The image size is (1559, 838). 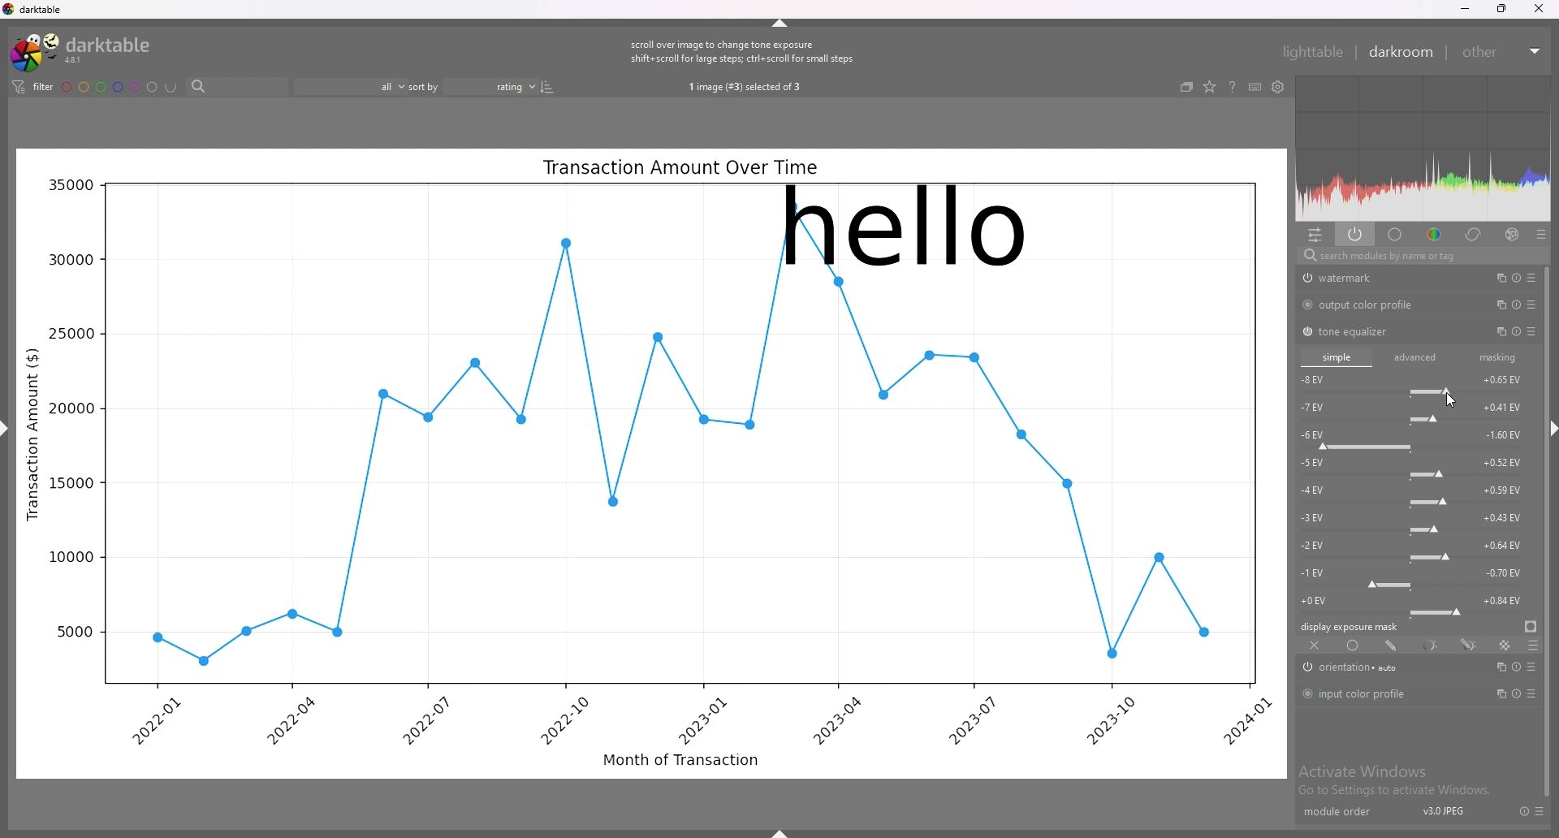 What do you see at coordinates (349, 88) in the screenshot?
I see `filter by images rating` at bounding box center [349, 88].